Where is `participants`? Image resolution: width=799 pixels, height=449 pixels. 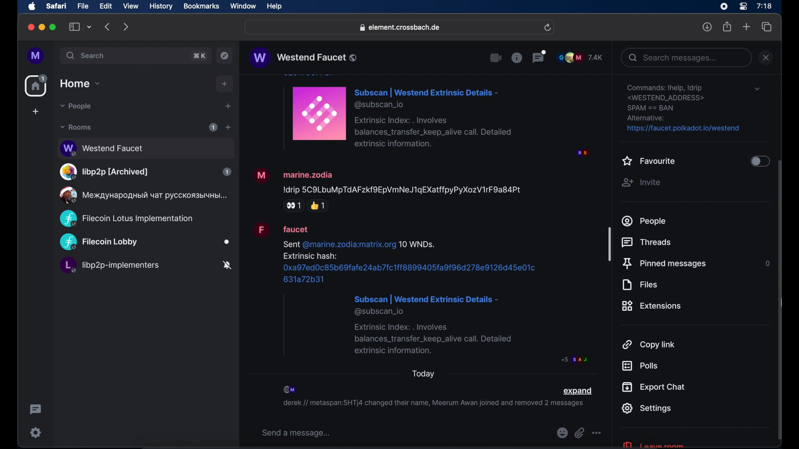
participants is located at coordinates (290, 390).